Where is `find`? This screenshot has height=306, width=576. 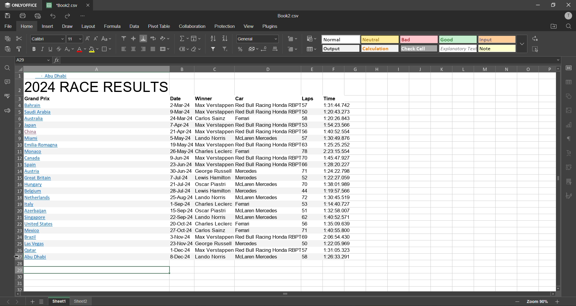 find is located at coordinates (569, 27).